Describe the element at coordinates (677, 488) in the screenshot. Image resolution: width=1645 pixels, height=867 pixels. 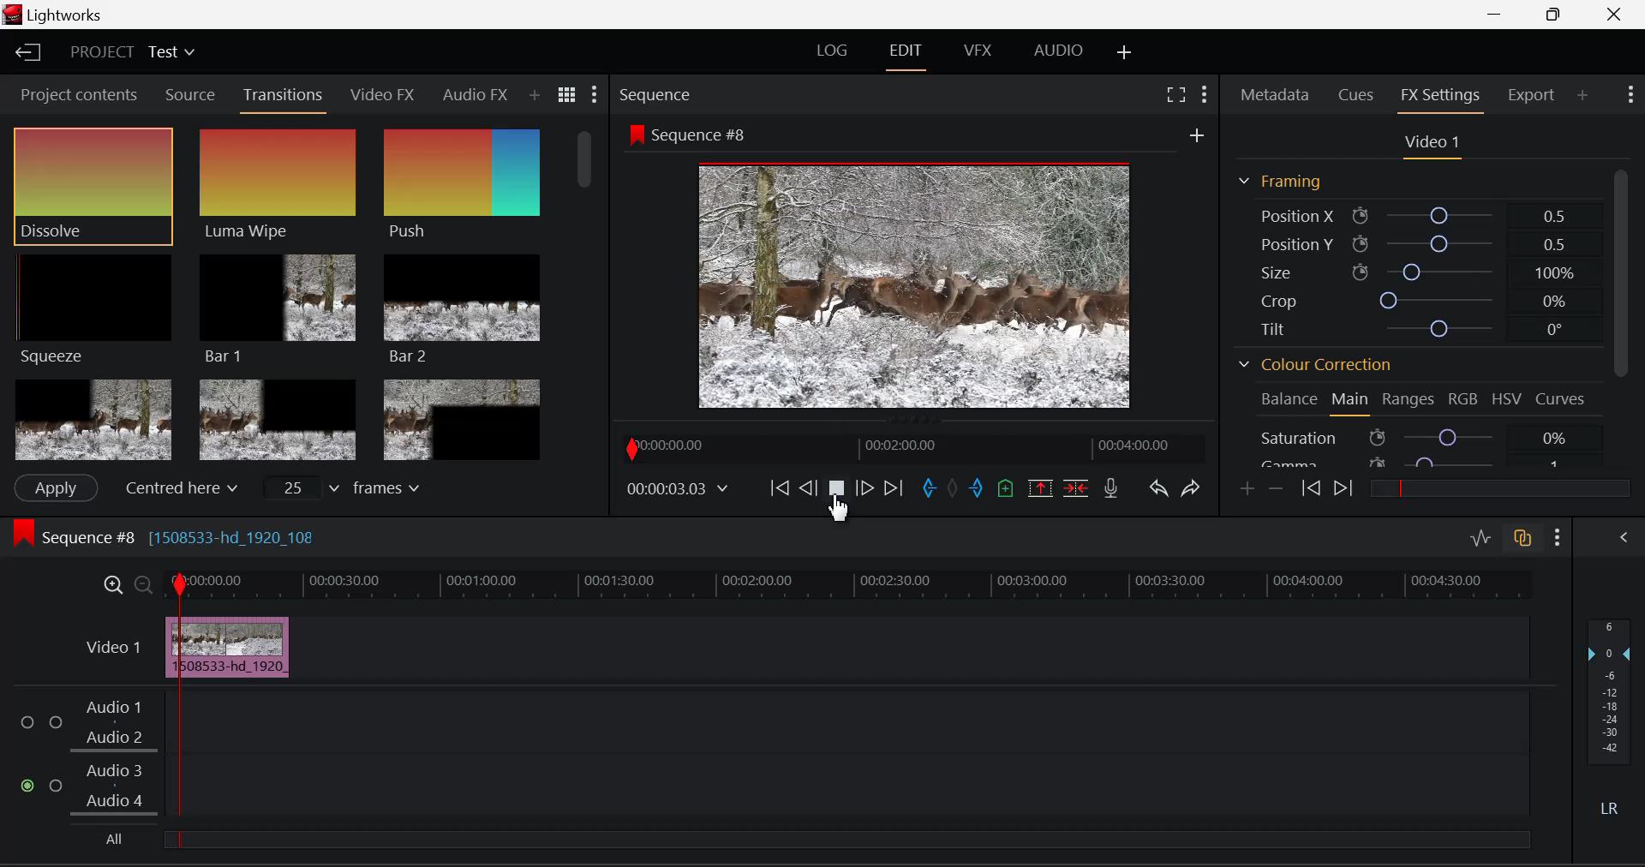
I see `Frame Time` at that location.